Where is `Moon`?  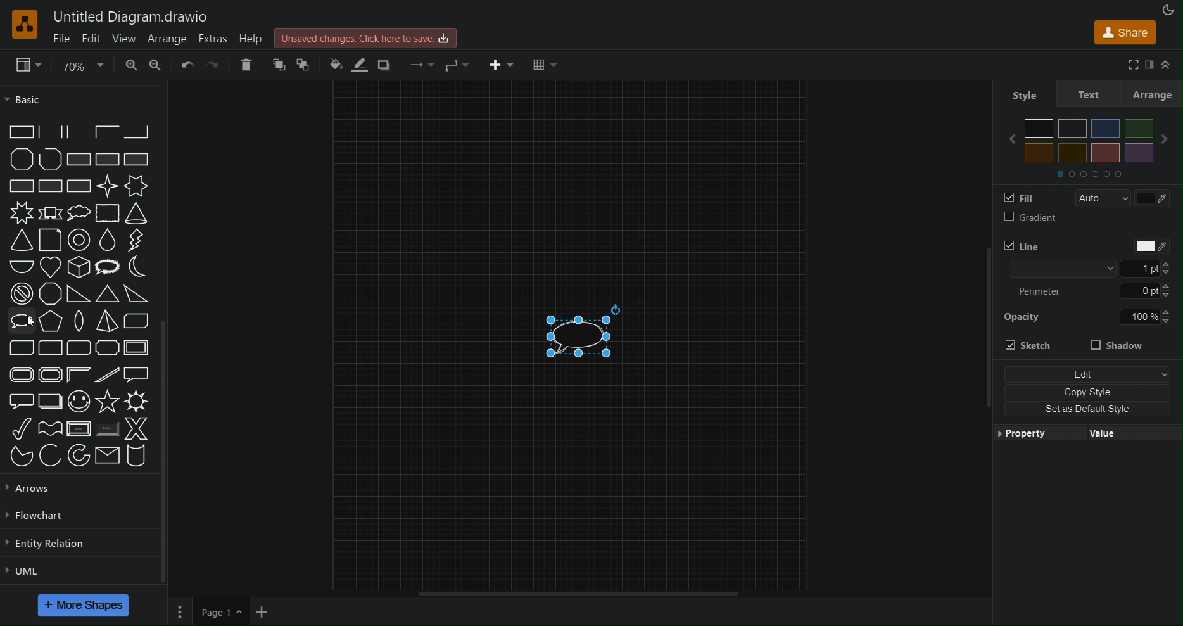 Moon is located at coordinates (136, 267).